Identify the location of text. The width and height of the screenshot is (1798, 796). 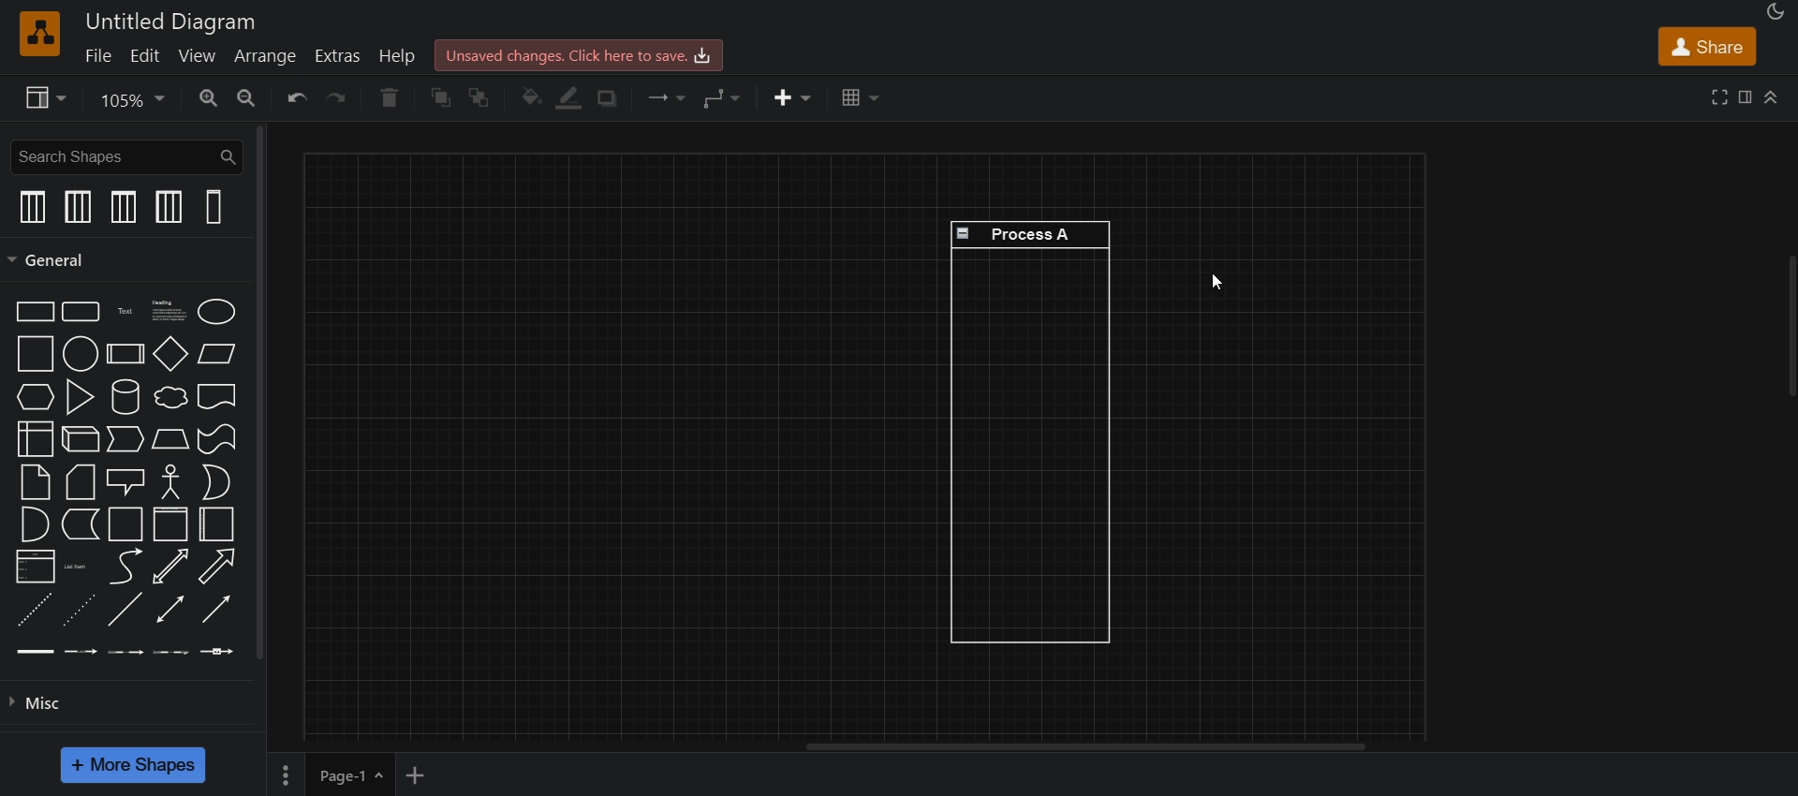
(125, 309).